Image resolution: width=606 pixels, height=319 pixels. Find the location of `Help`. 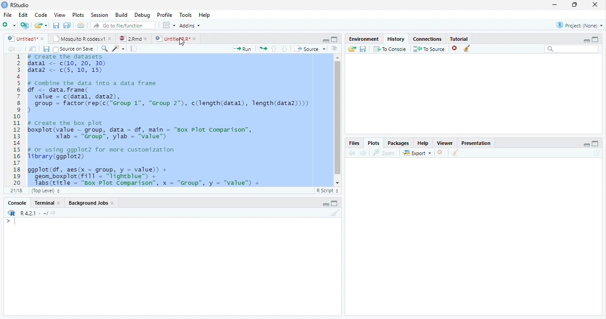

Help is located at coordinates (205, 15).